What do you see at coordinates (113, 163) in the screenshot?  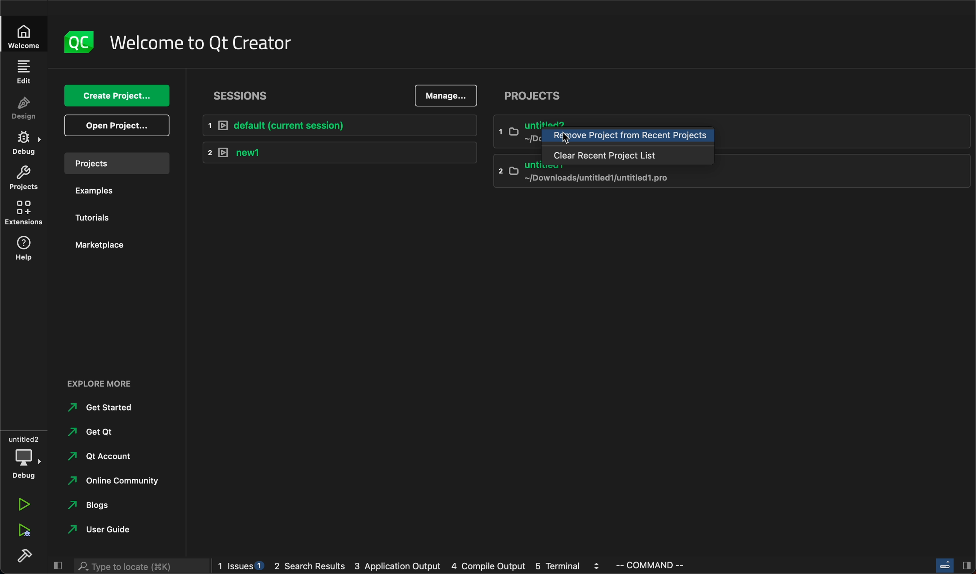 I see `projects` at bounding box center [113, 163].